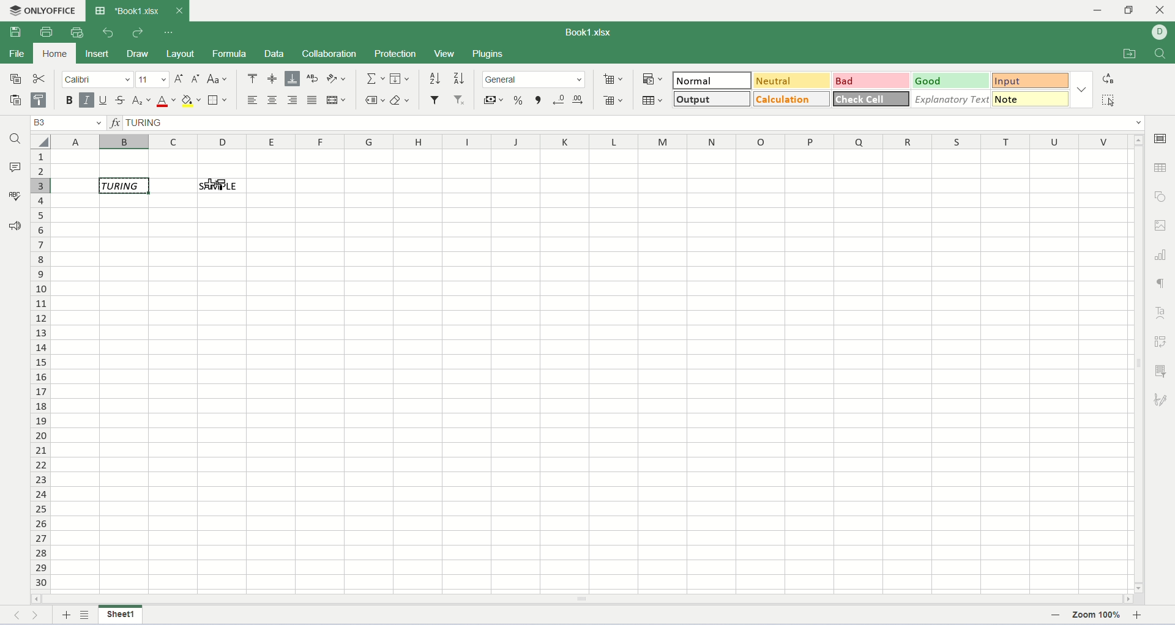 The image size is (1175, 625). What do you see at coordinates (335, 100) in the screenshot?
I see `merge and center` at bounding box center [335, 100].